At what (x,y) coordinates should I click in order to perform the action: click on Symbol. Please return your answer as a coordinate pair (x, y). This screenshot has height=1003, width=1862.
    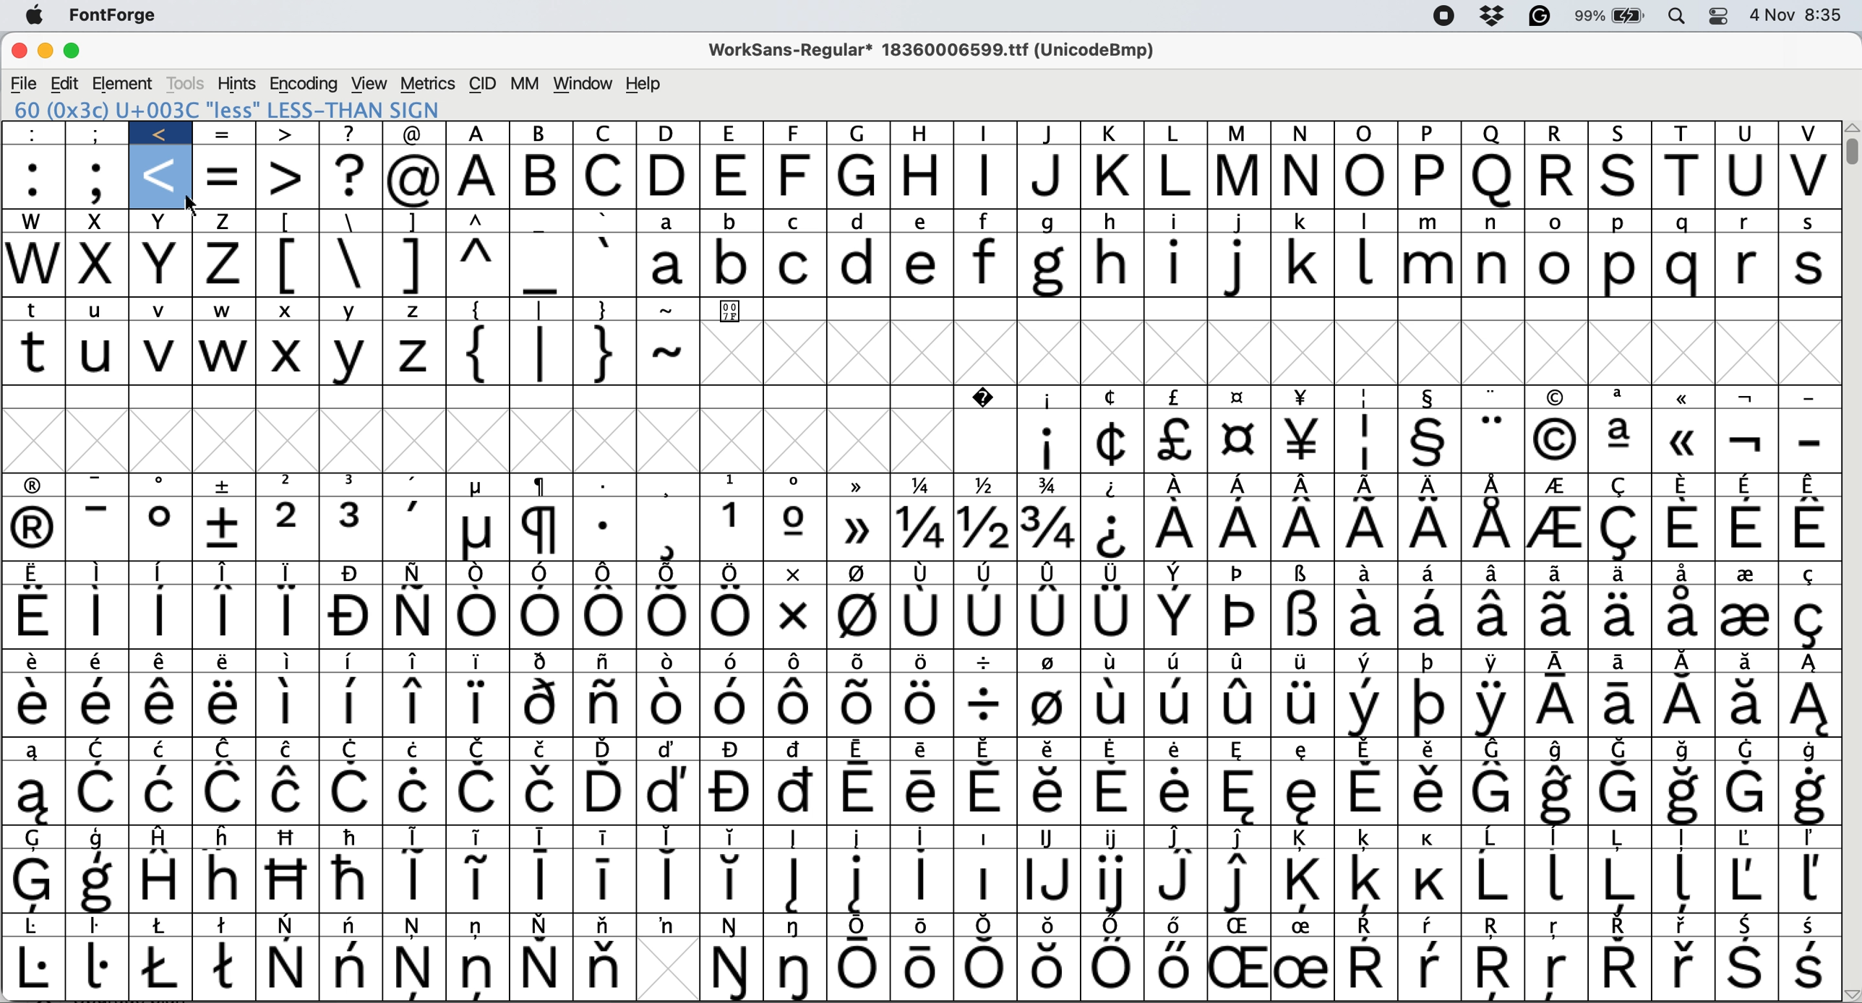
    Looking at the image, I should click on (225, 483).